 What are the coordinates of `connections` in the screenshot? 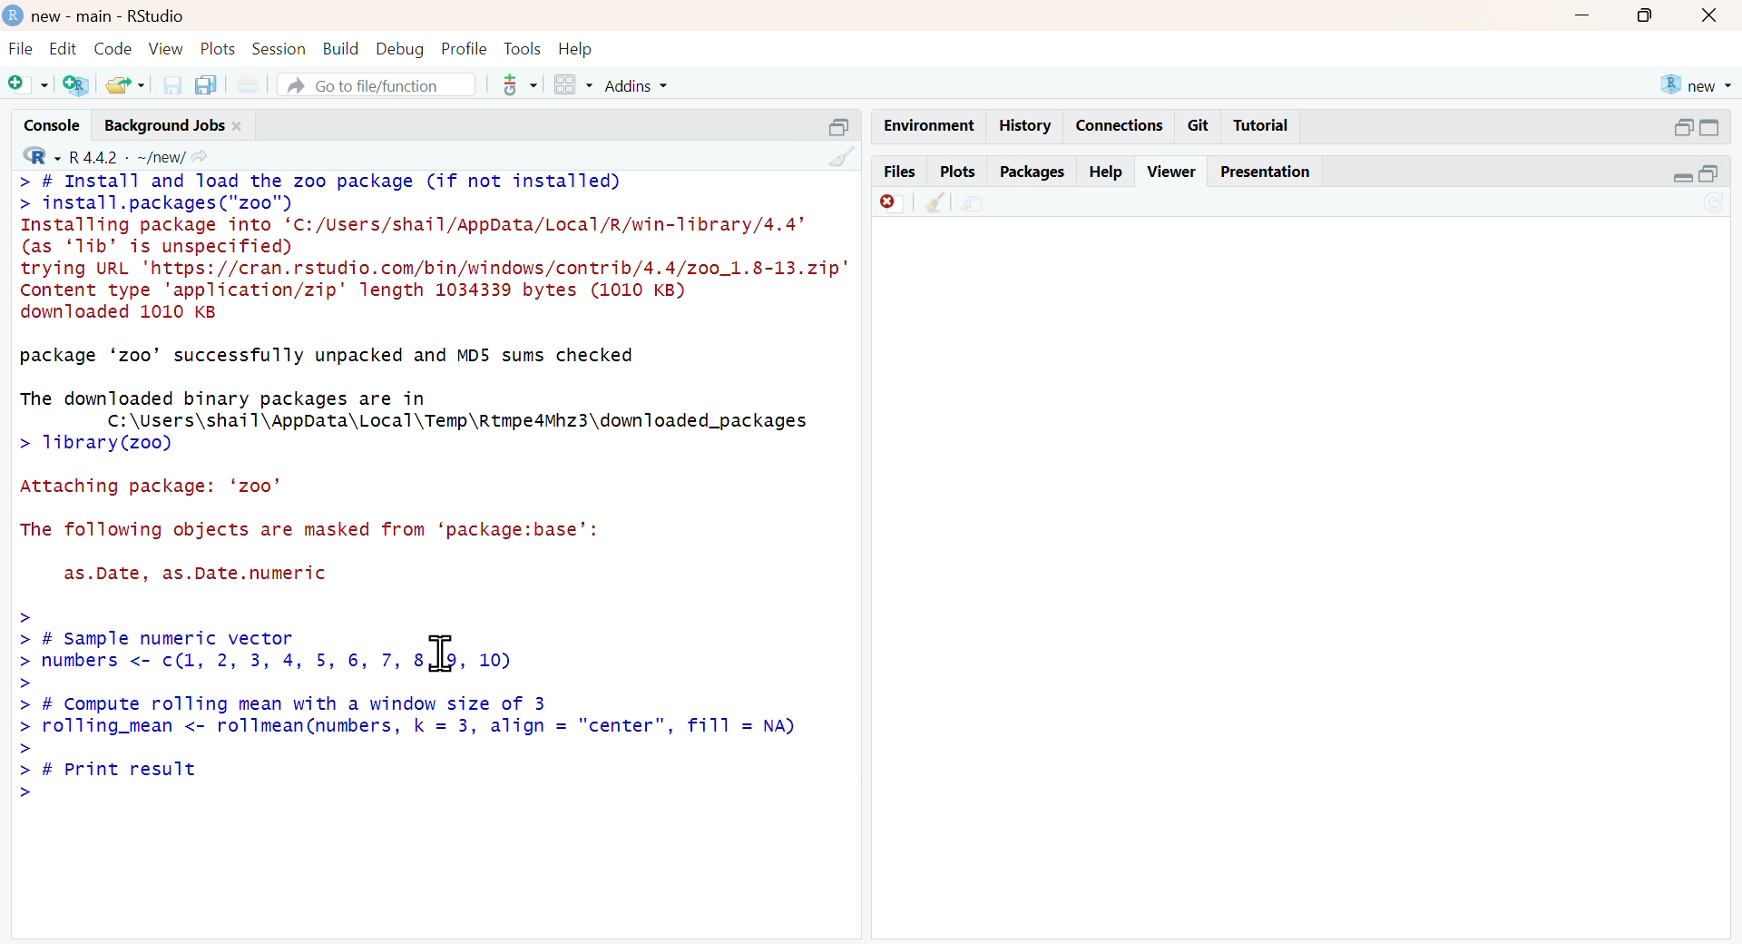 It's located at (1116, 125).